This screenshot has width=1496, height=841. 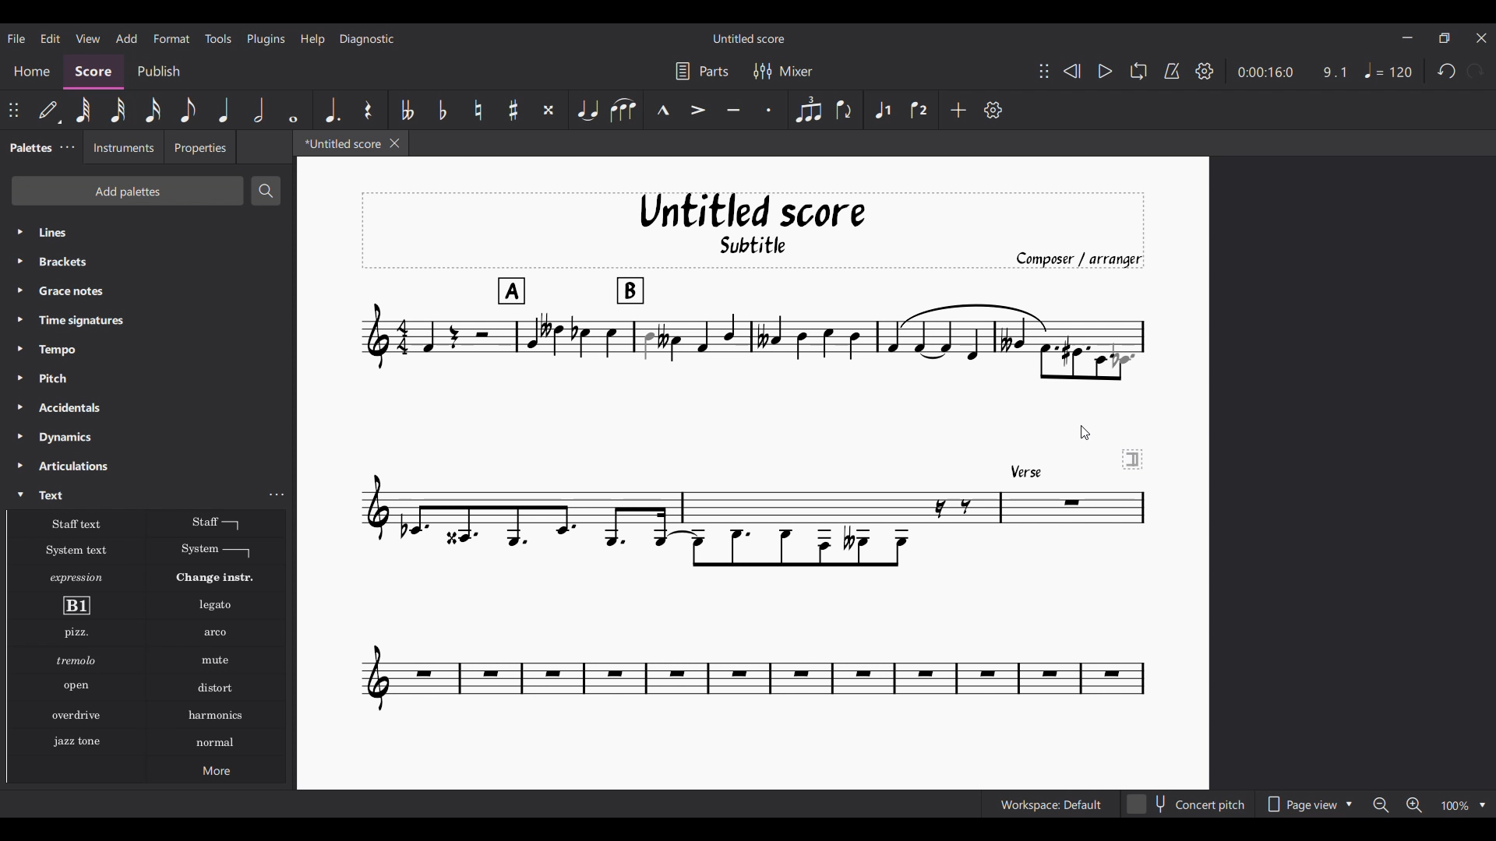 What do you see at coordinates (16, 38) in the screenshot?
I see `File menu` at bounding box center [16, 38].